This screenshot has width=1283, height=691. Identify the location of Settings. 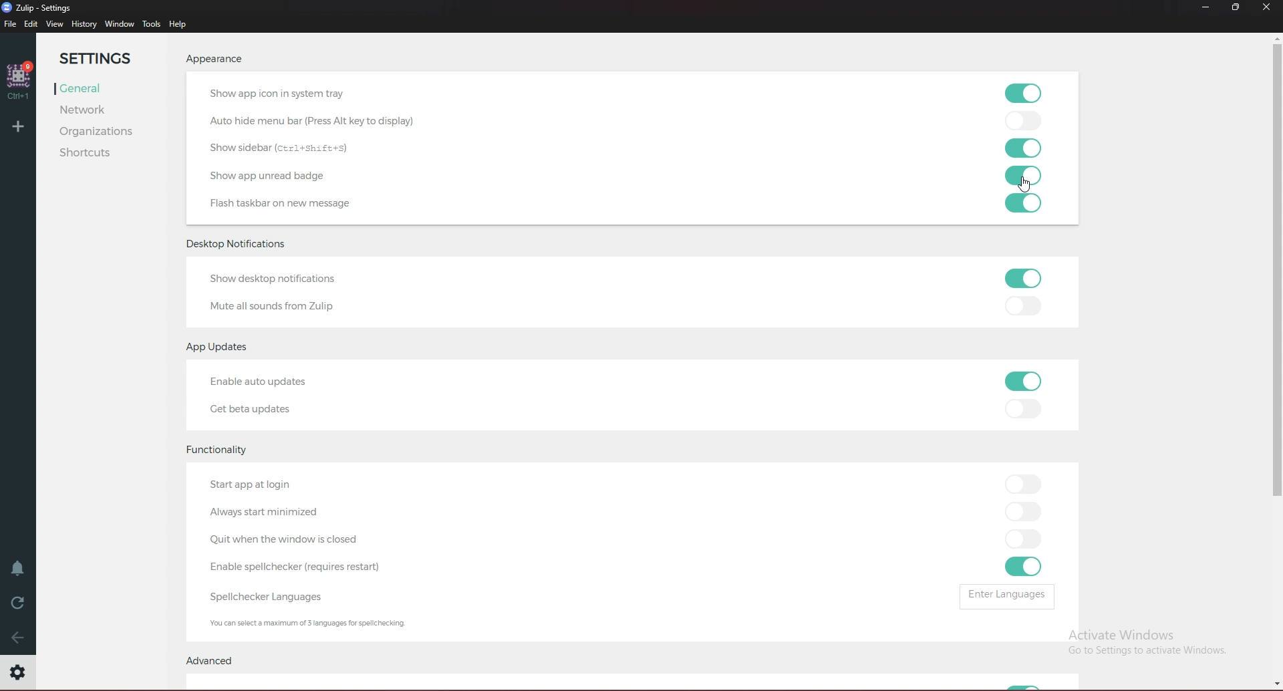
(105, 57).